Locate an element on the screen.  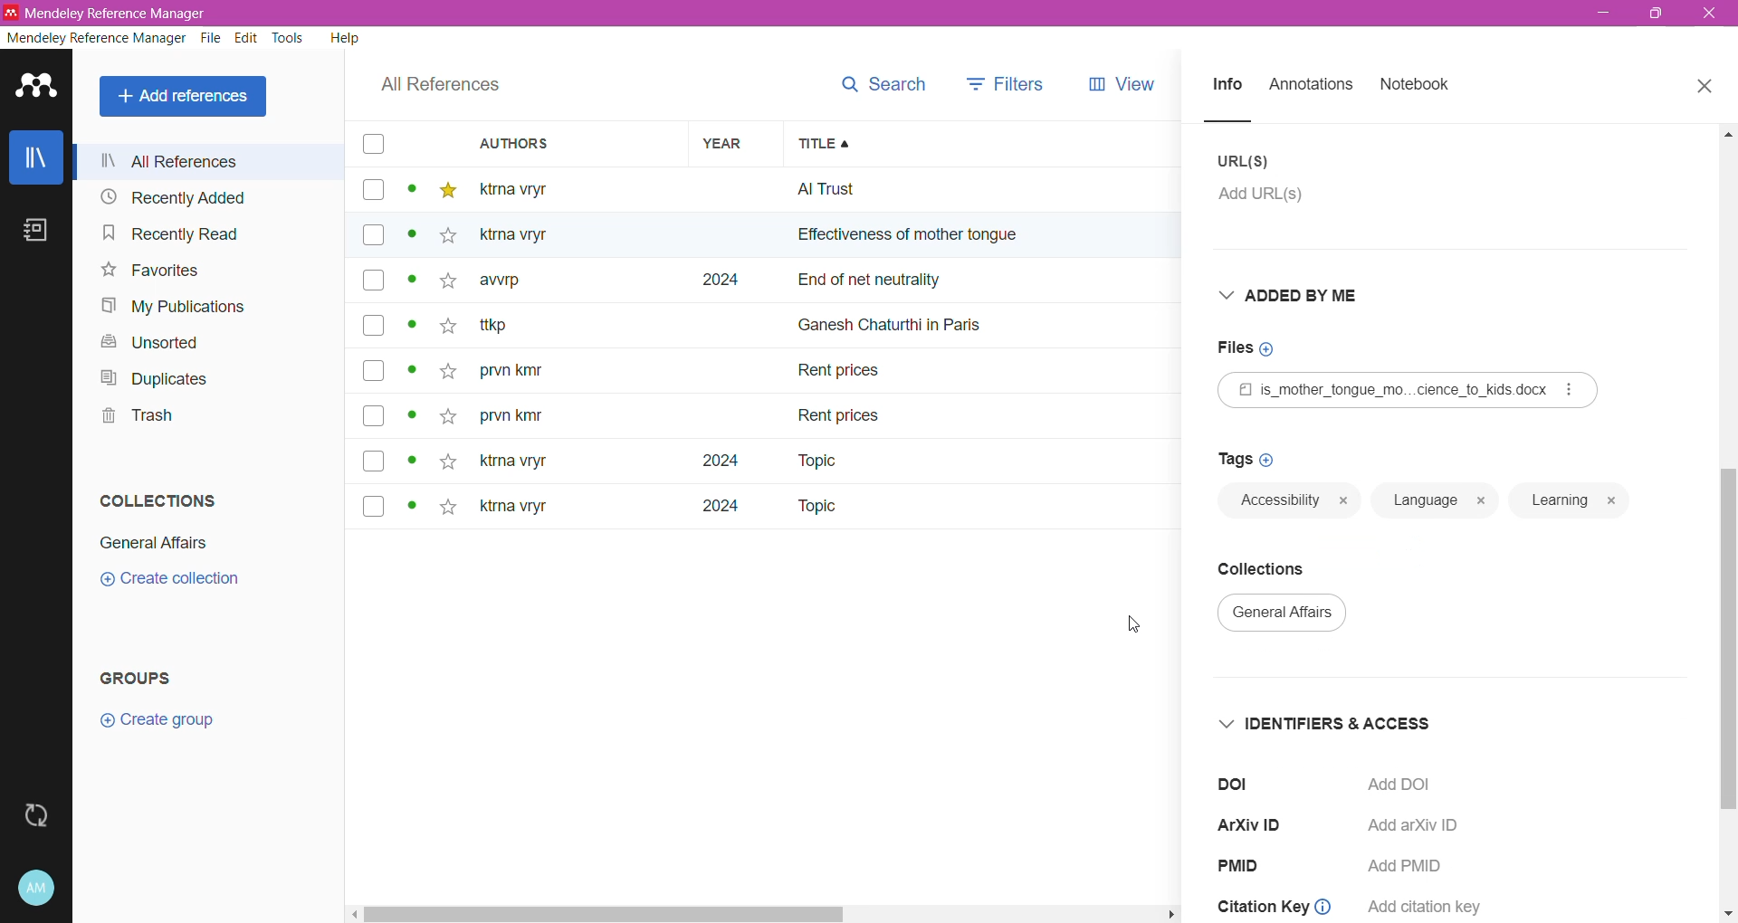
Cursor is located at coordinates (1131, 624).